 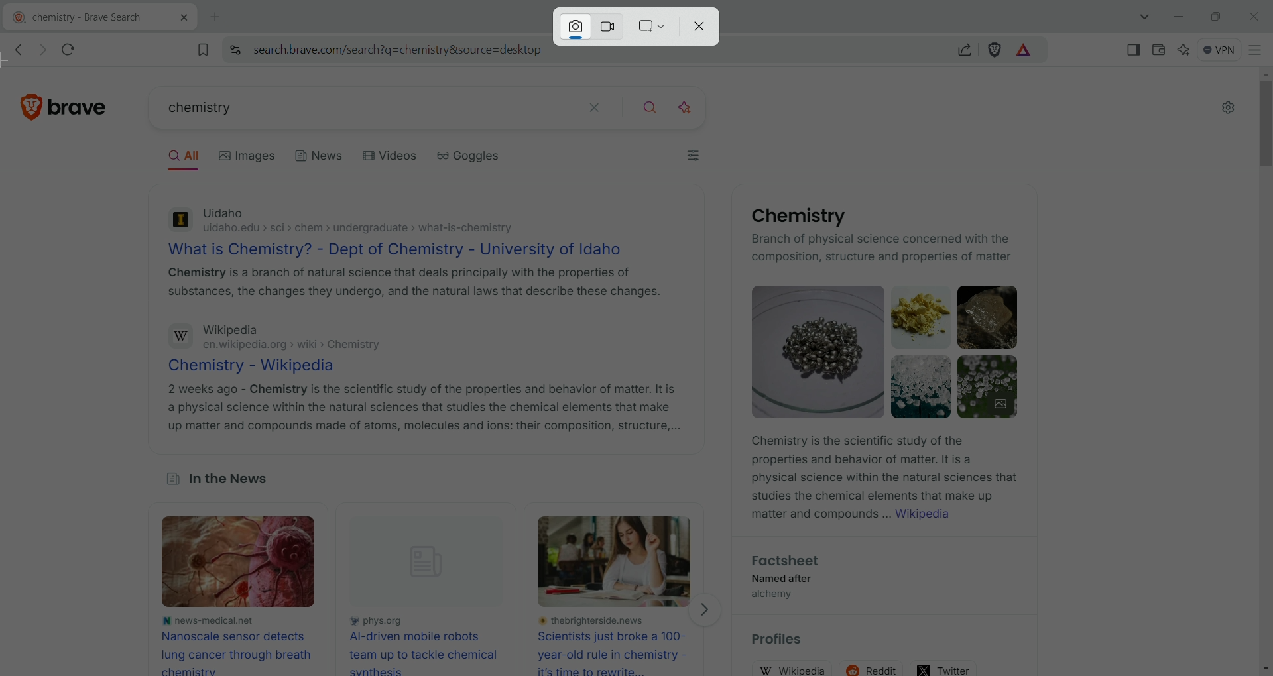 What do you see at coordinates (236, 644) in the screenshot?
I see `News-medical.net Nanoscale sensor detects lung cancer through breath chemistry` at bounding box center [236, 644].